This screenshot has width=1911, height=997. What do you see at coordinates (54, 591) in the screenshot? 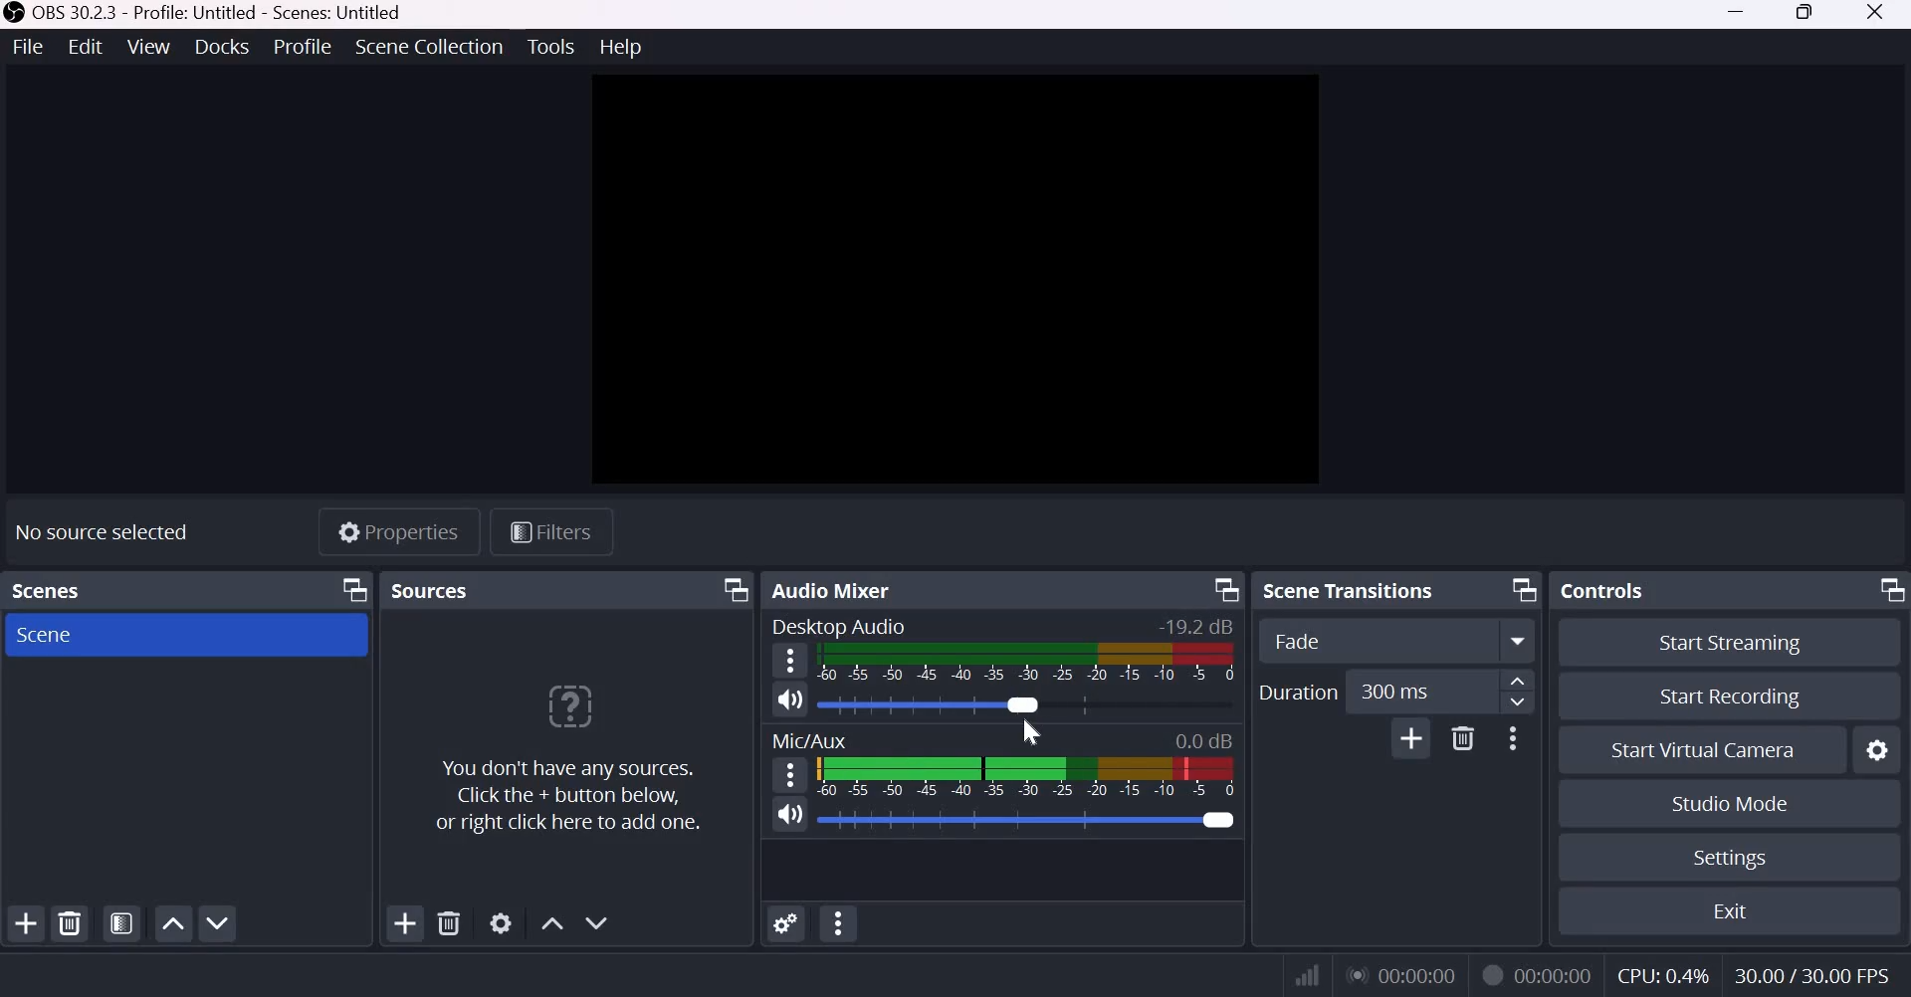
I see `Scenes` at bounding box center [54, 591].